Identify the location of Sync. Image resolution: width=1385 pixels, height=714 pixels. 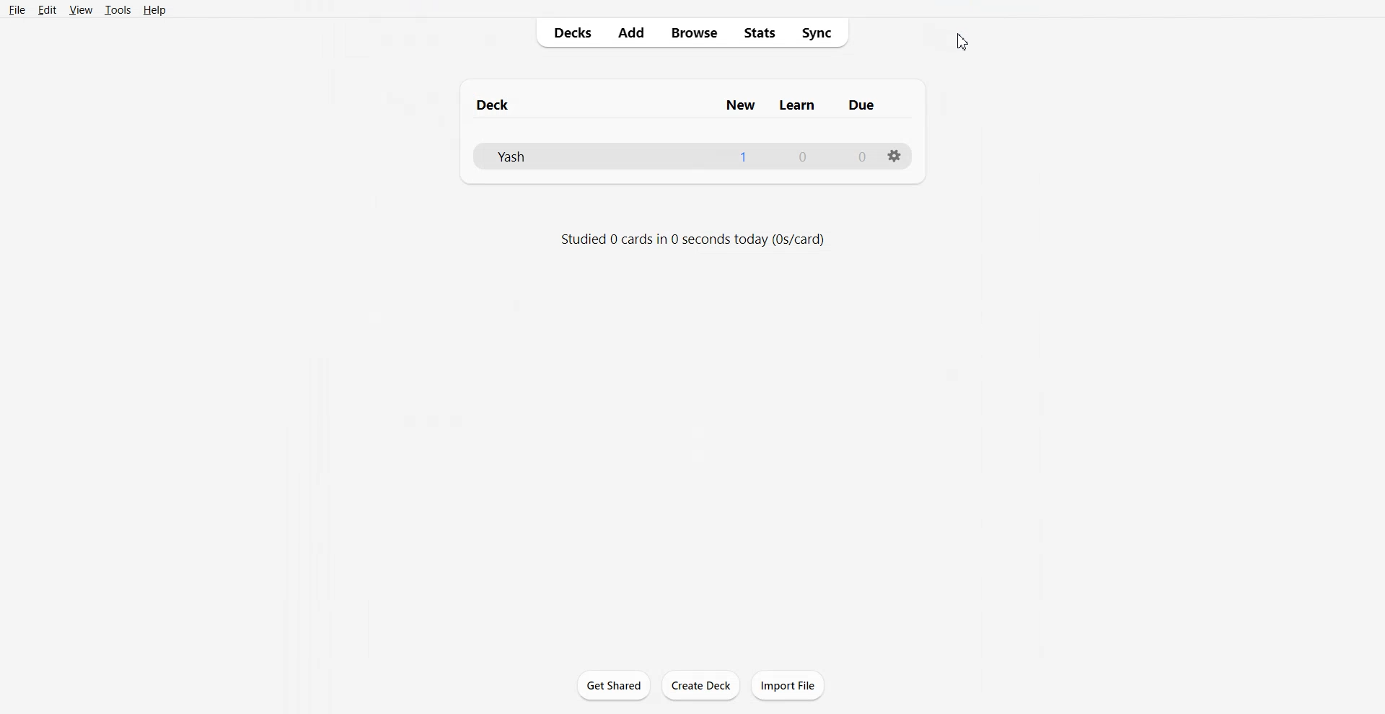
(818, 32).